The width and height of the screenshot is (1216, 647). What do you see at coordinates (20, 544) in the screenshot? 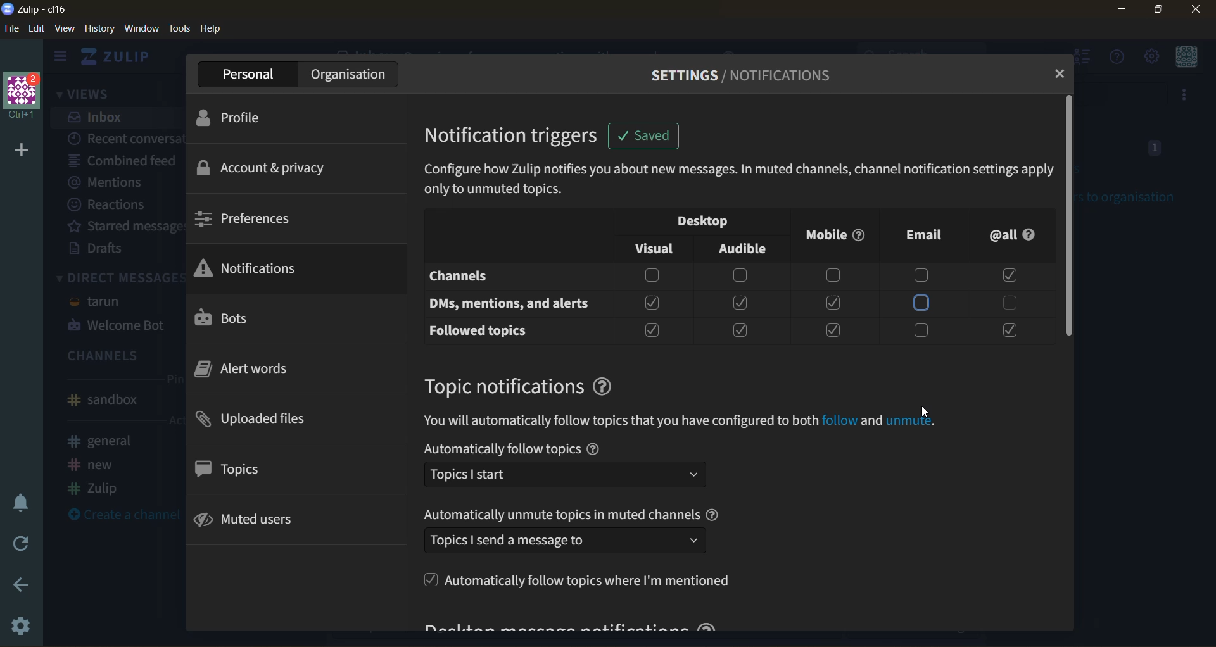
I see `reload` at bounding box center [20, 544].